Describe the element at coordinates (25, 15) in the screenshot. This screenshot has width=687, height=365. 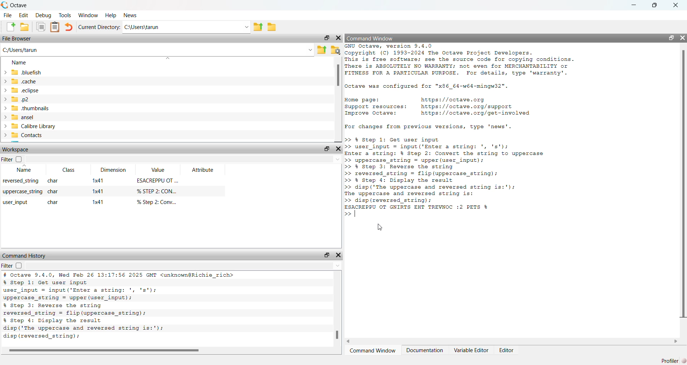
I see `edit` at that location.